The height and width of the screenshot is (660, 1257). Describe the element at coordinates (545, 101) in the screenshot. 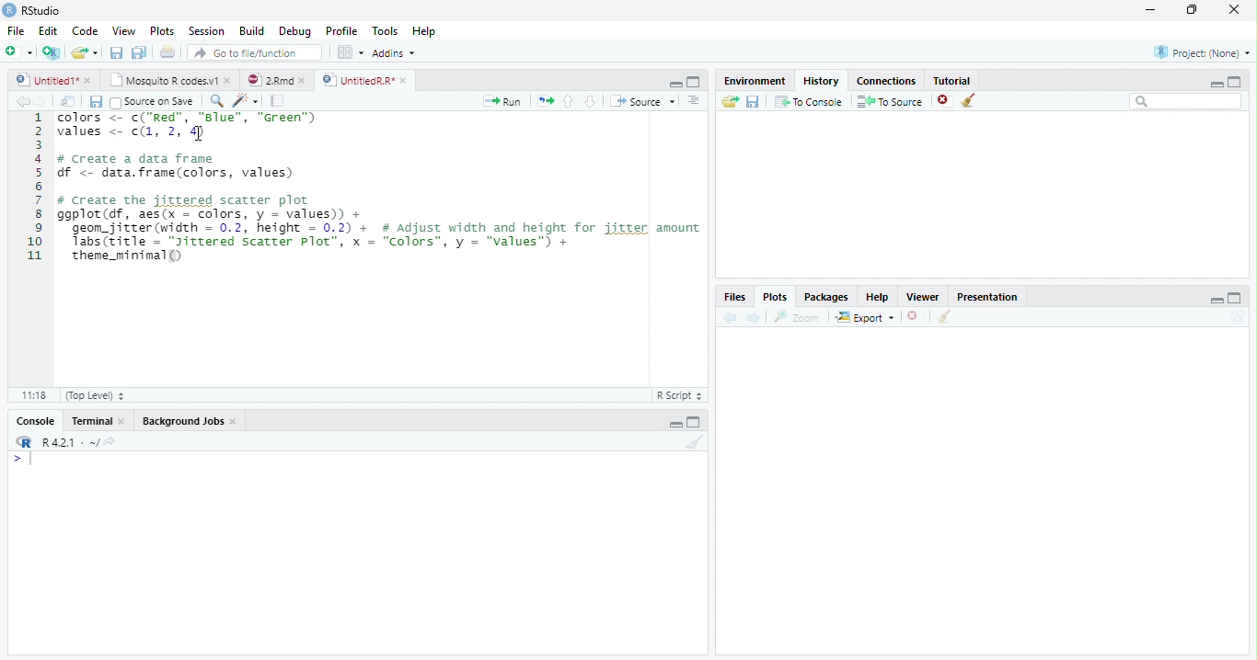

I see `Re-run the previous code region` at that location.